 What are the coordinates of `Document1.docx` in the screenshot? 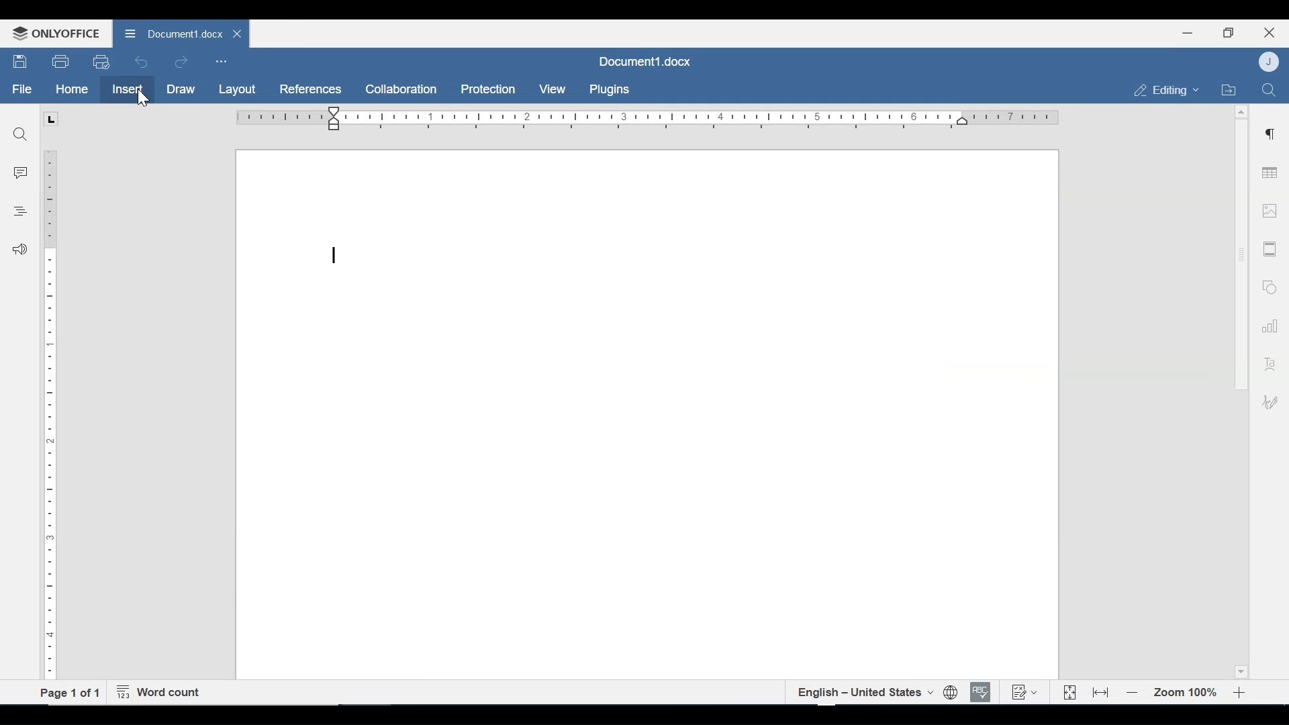 It's located at (643, 60).